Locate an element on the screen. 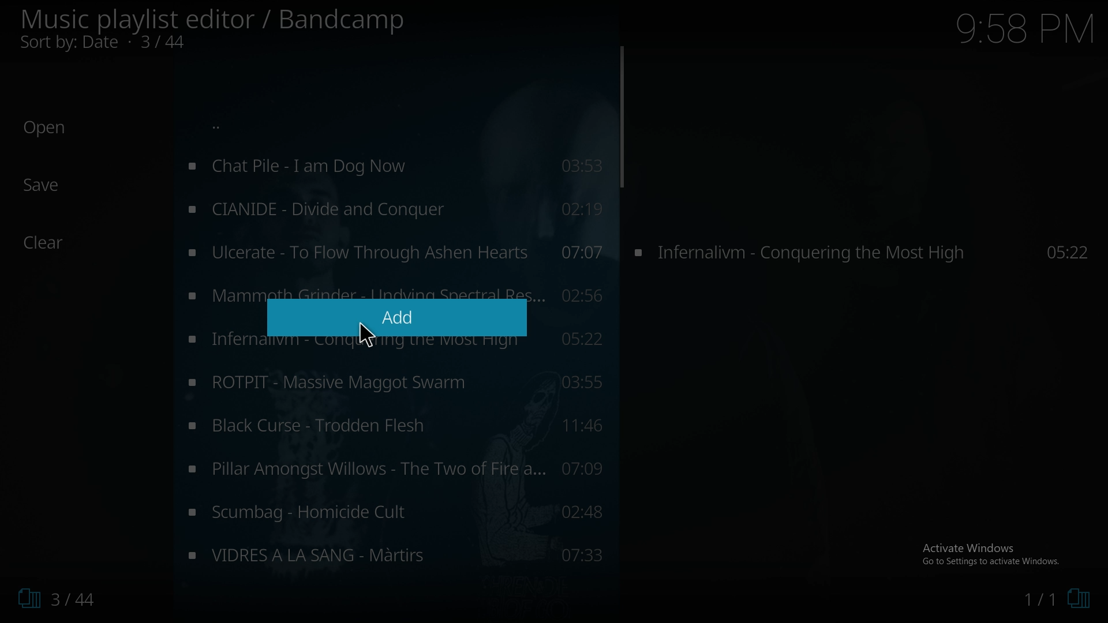 Image resolution: width=1108 pixels, height=623 pixels. 1/3 is located at coordinates (52, 599).